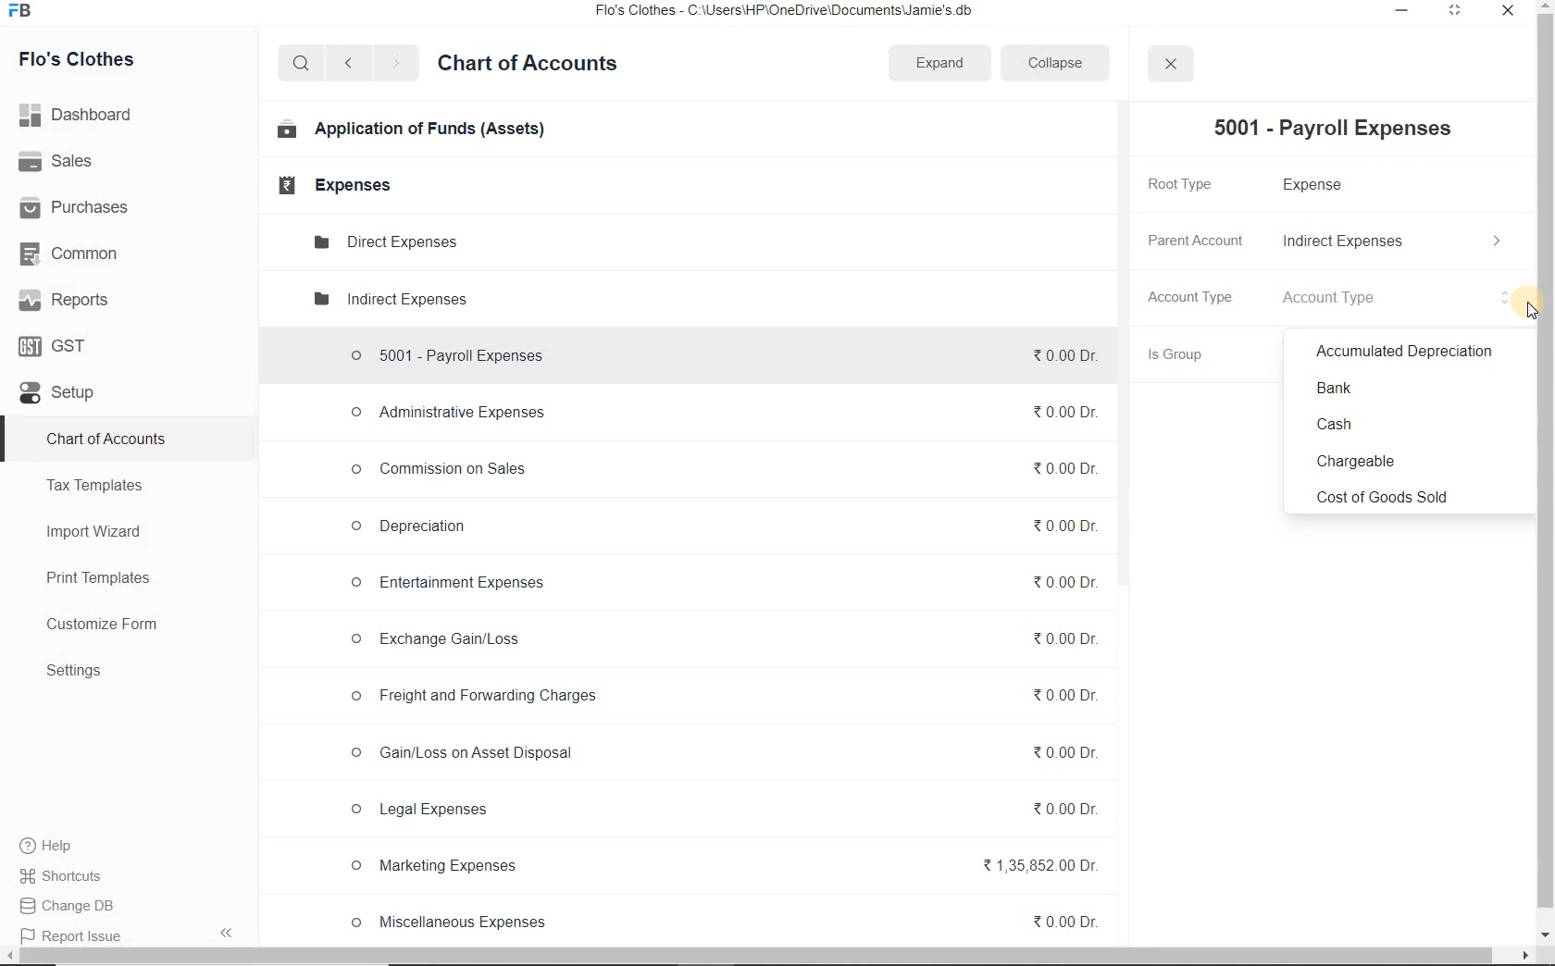 Image resolution: width=1555 pixels, height=966 pixels. Describe the element at coordinates (1193, 296) in the screenshot. I see `Account Type` at that location.